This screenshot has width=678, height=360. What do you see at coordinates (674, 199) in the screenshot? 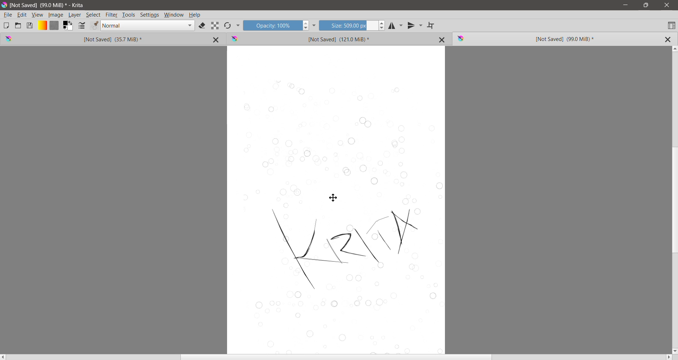
I see `Vertical Scroll Bar` at bounding box center [674, 199].